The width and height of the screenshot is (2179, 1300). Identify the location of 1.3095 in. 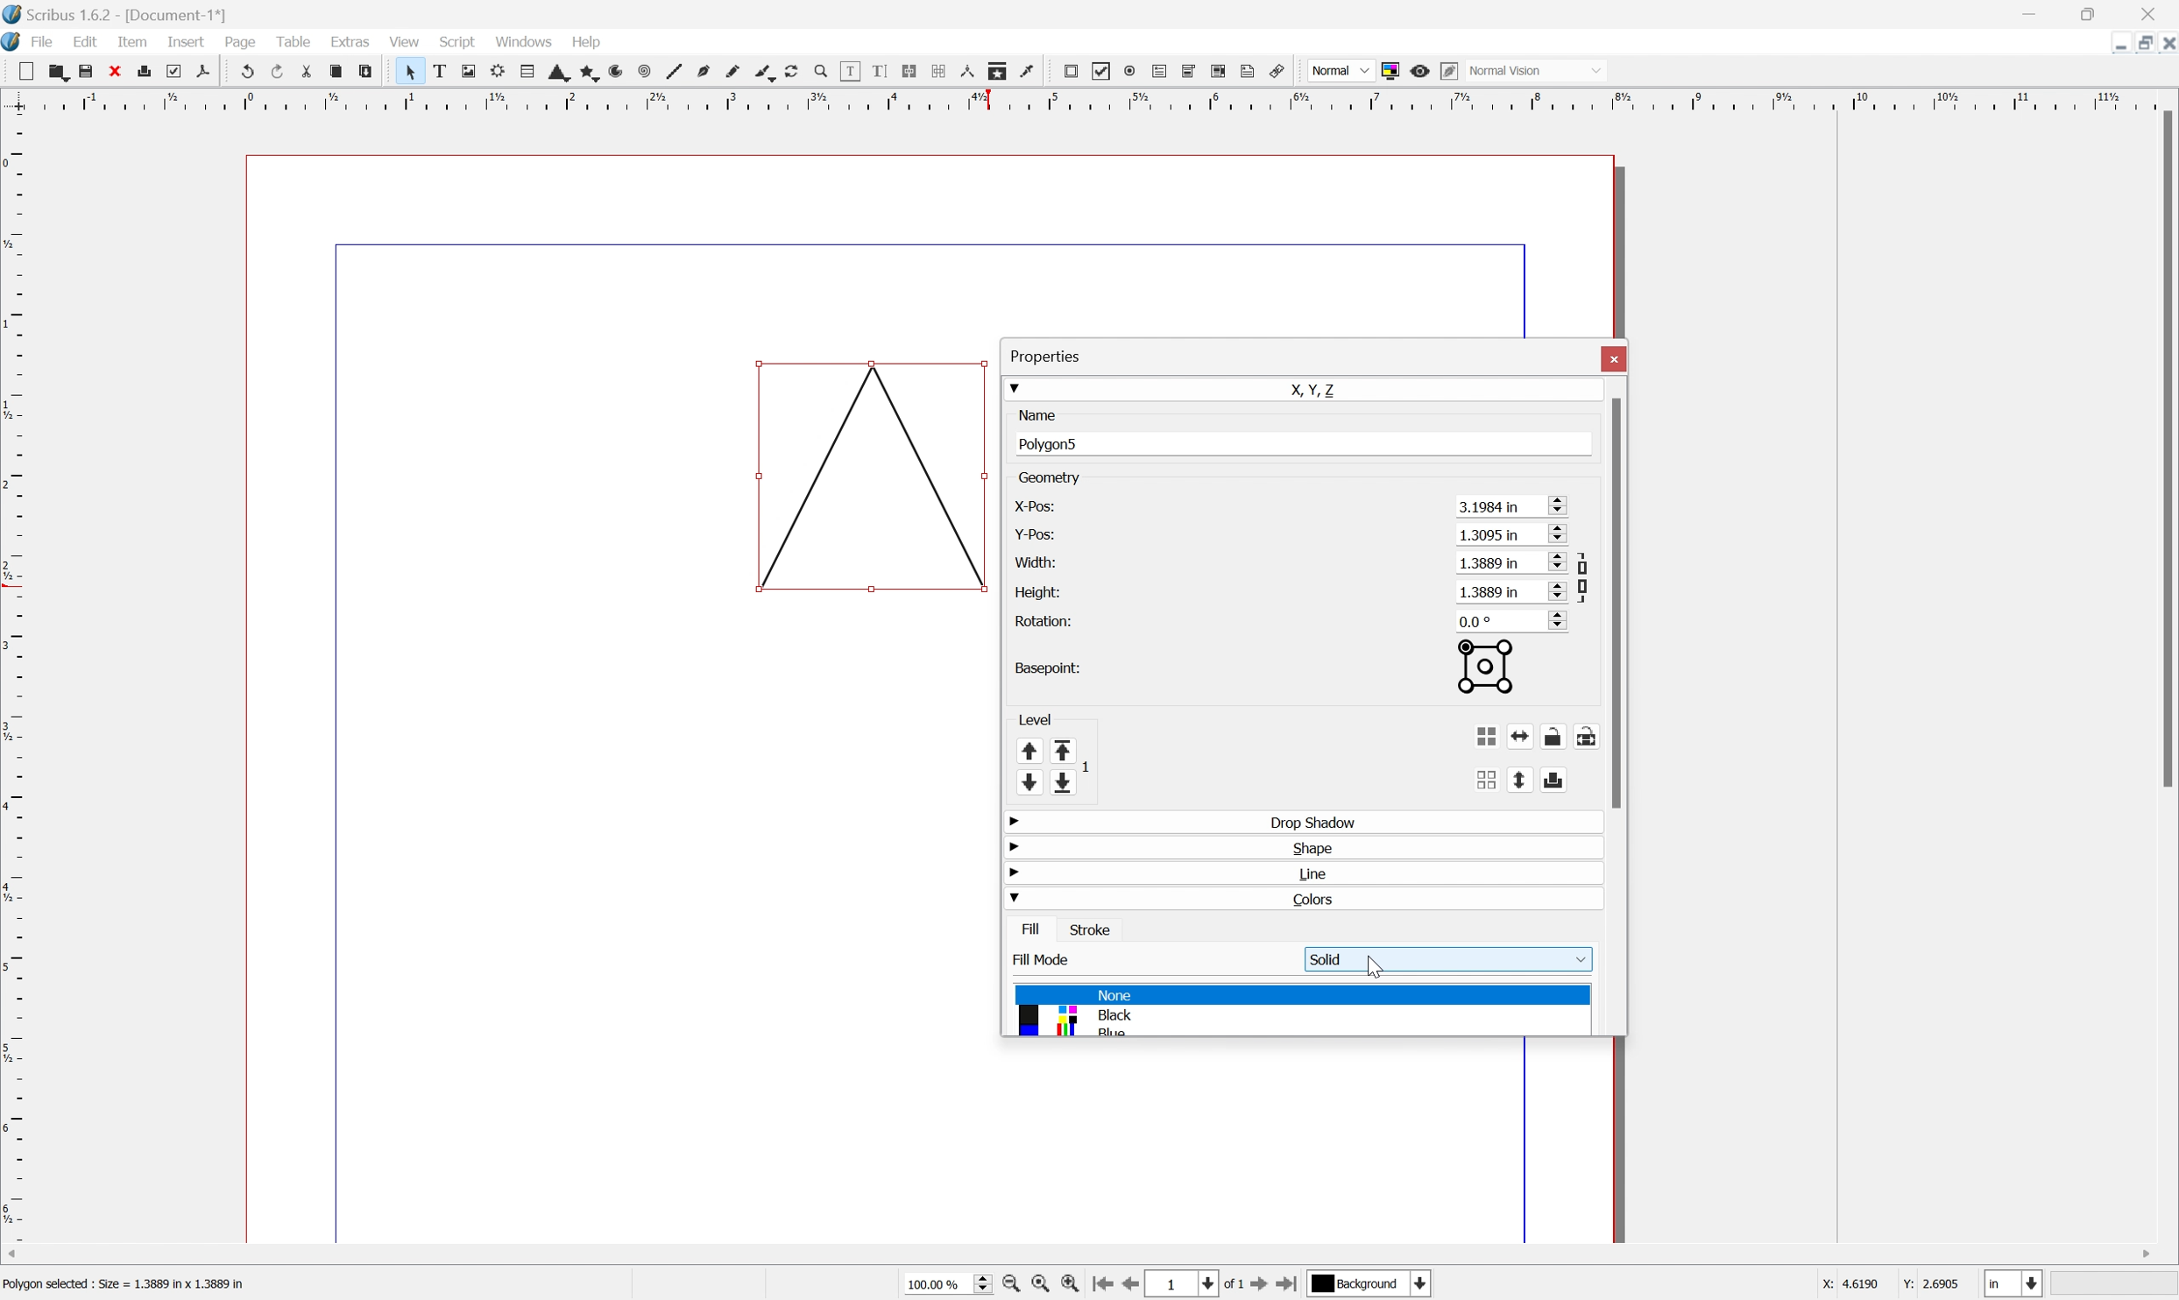
(1513, 535).